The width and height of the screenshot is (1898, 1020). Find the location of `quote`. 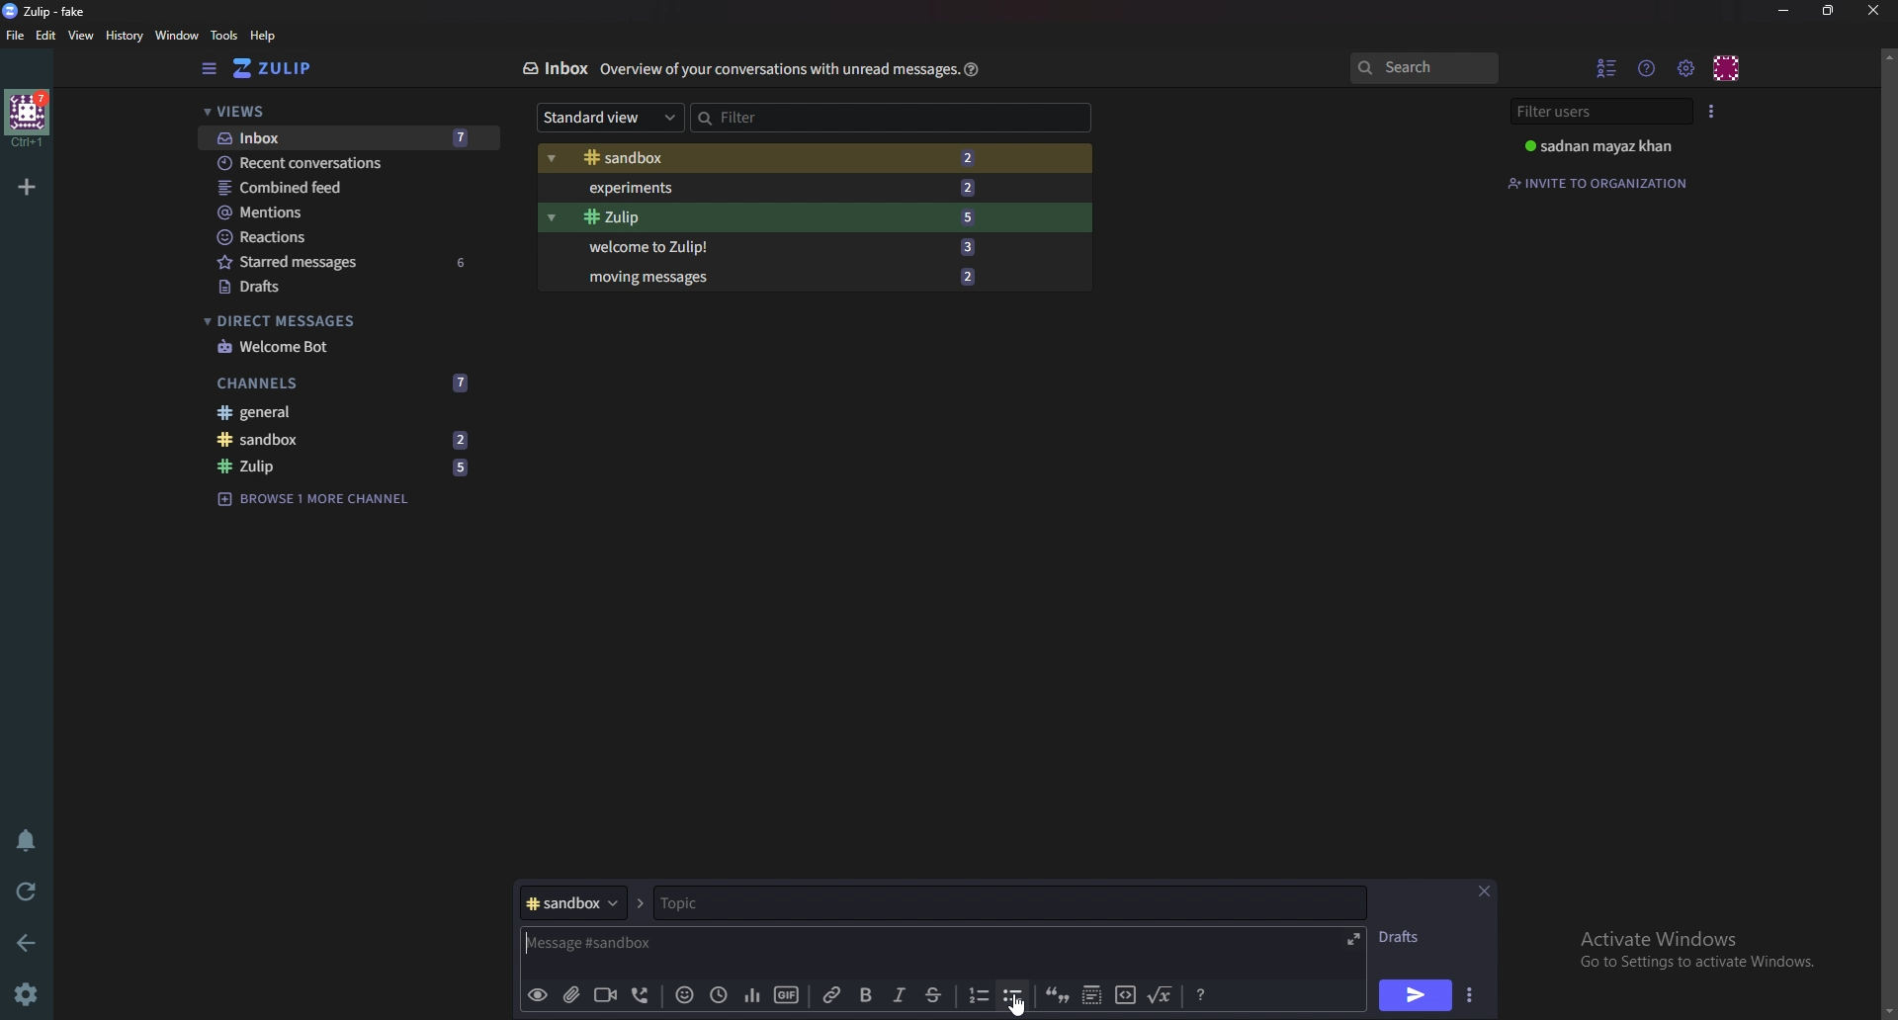

quote is located at coordinates (1056, 993).